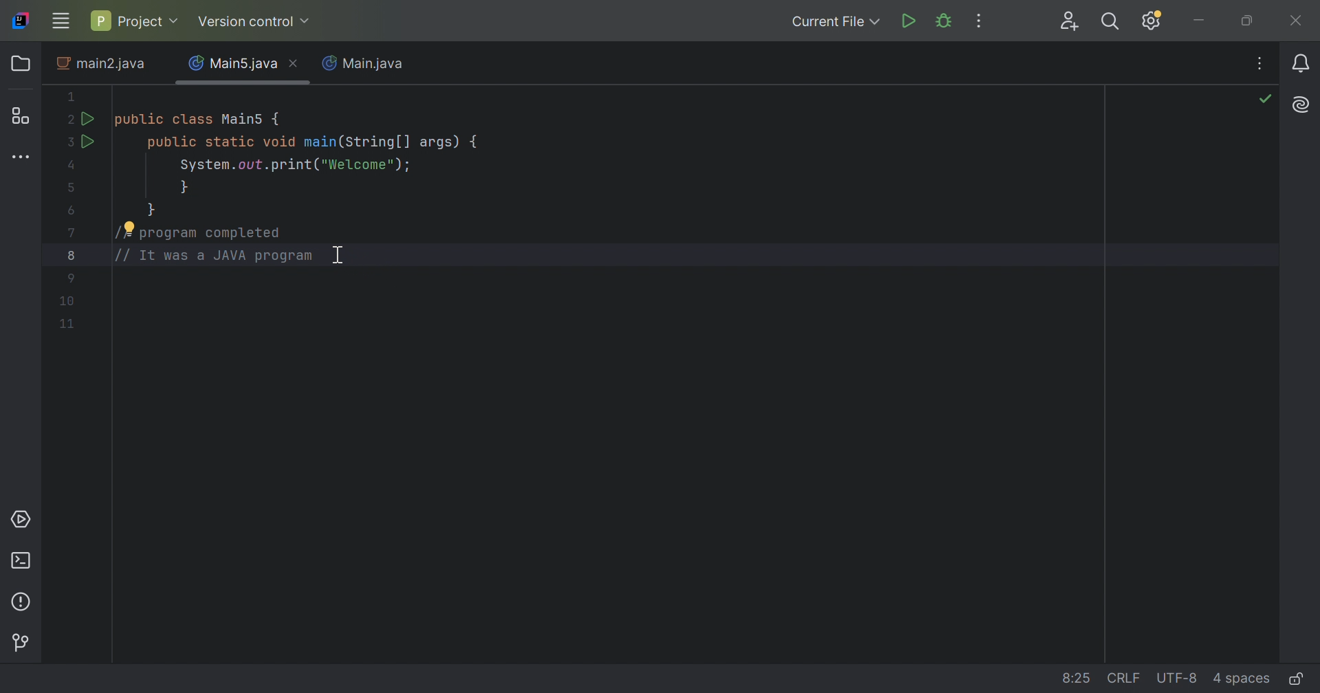 The image size is (1320, 693). Describe the element at coordinates (836, 22) in the screenshot. I see `Current File` at that location.